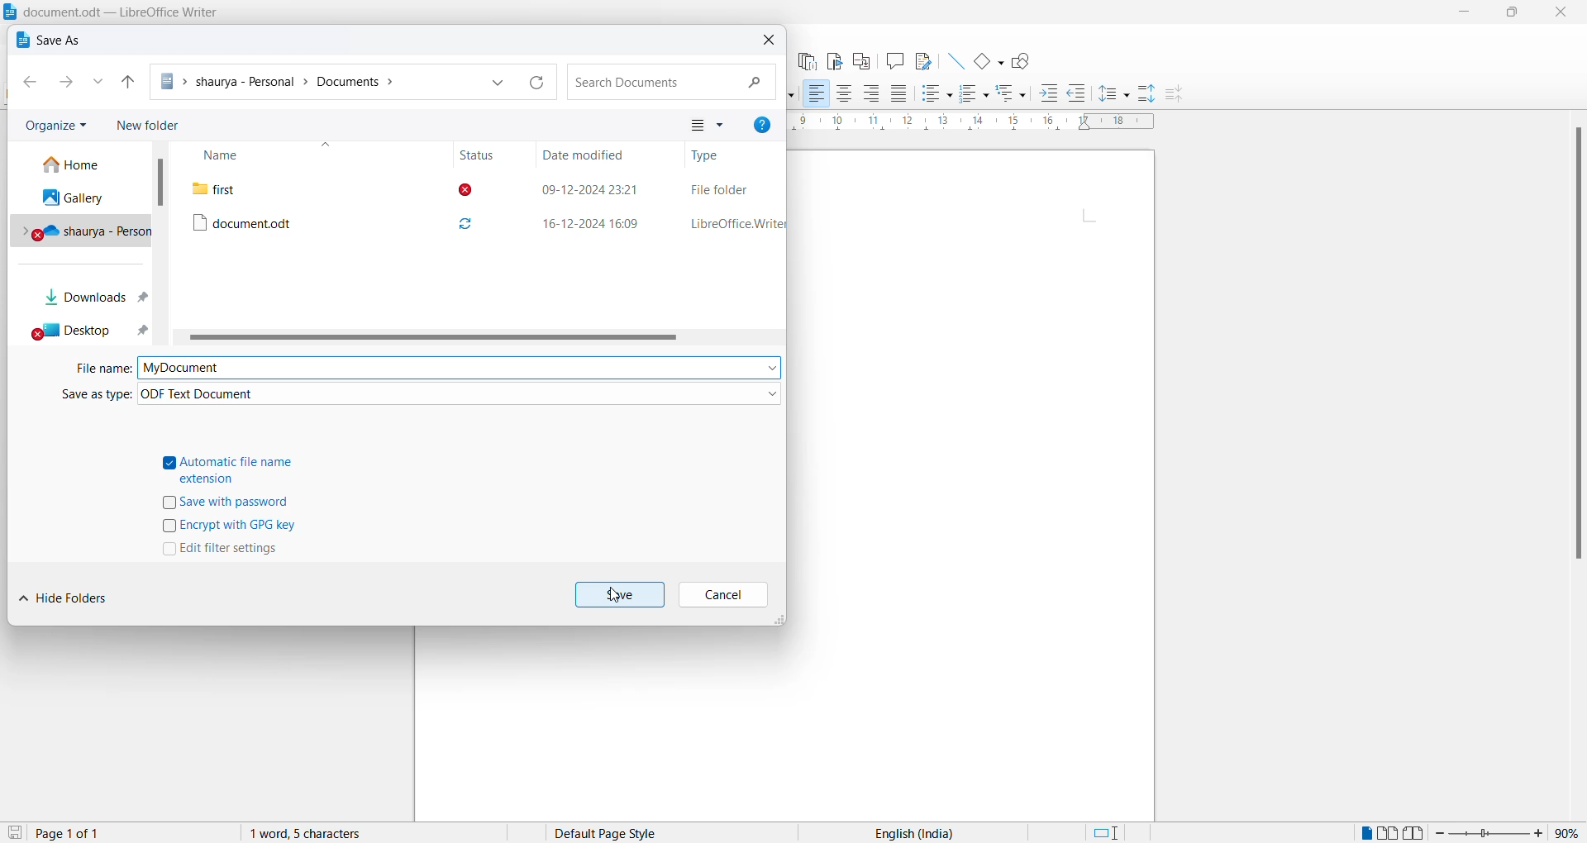 Image resolution: width=1587 pixels, height=843 pixels. Describe the element at coordinates (163, 183) in the screenshot. I see `scroll bar` at that location.